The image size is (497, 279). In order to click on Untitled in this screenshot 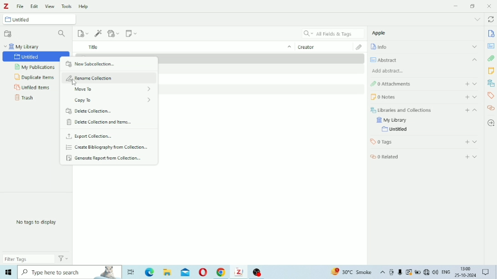, I will do `click(29, 57)`.